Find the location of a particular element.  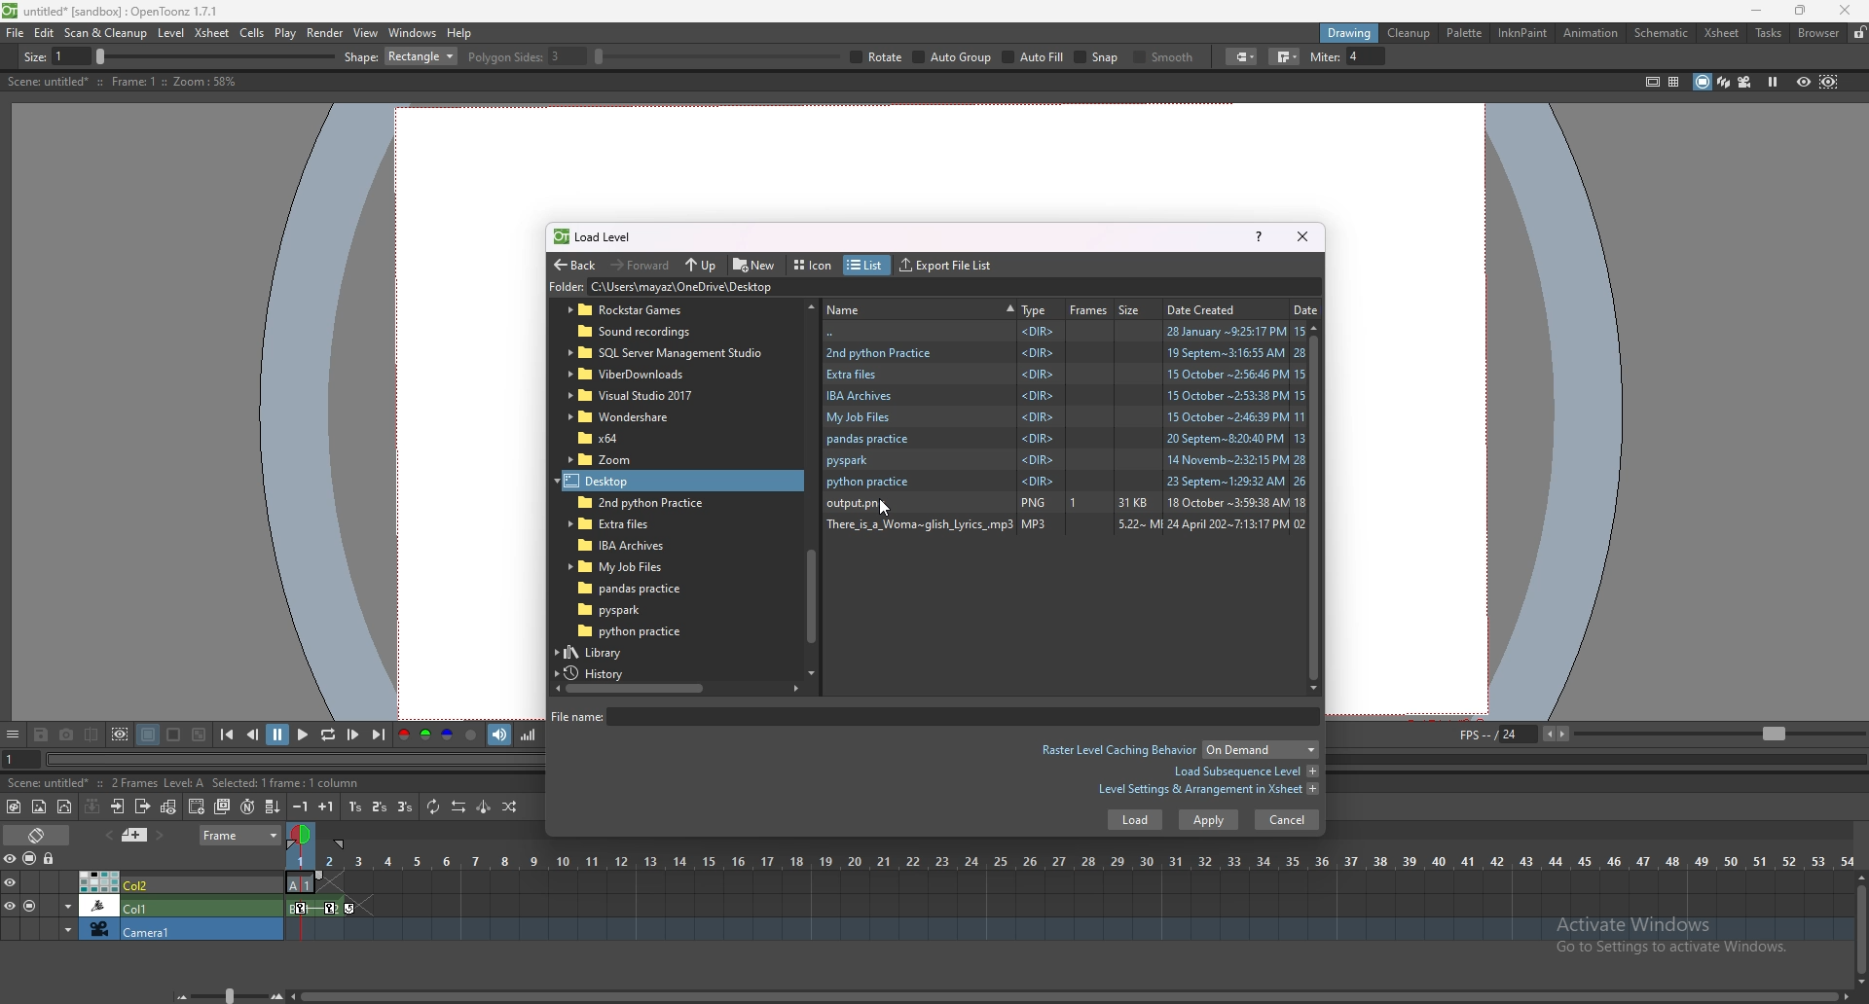

folder is located at coordinates (639, 589).